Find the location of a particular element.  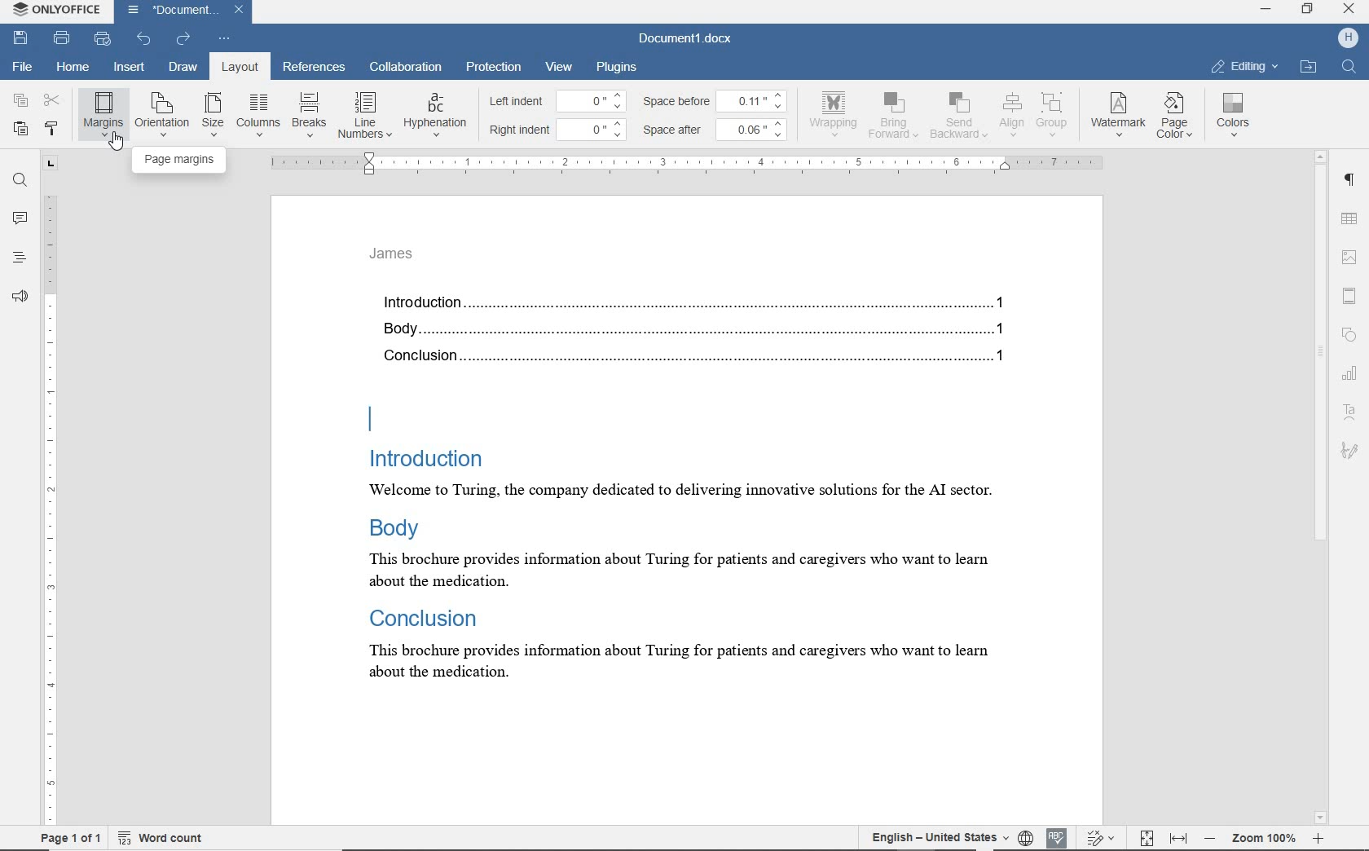

feedback & support is located at coordinates (19, 298).